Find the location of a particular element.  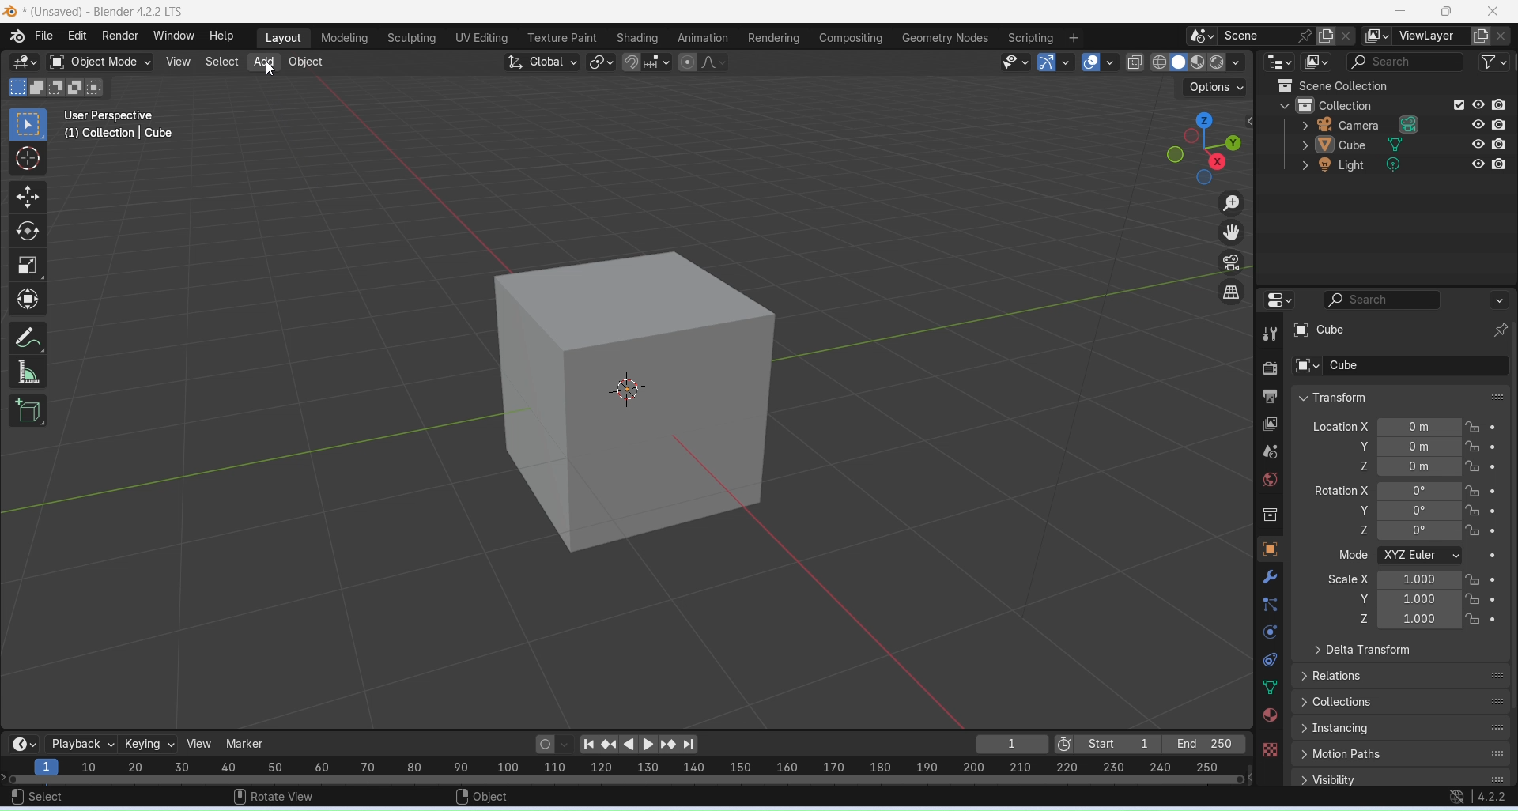

Z axis is located at coordinates (1439, 466).